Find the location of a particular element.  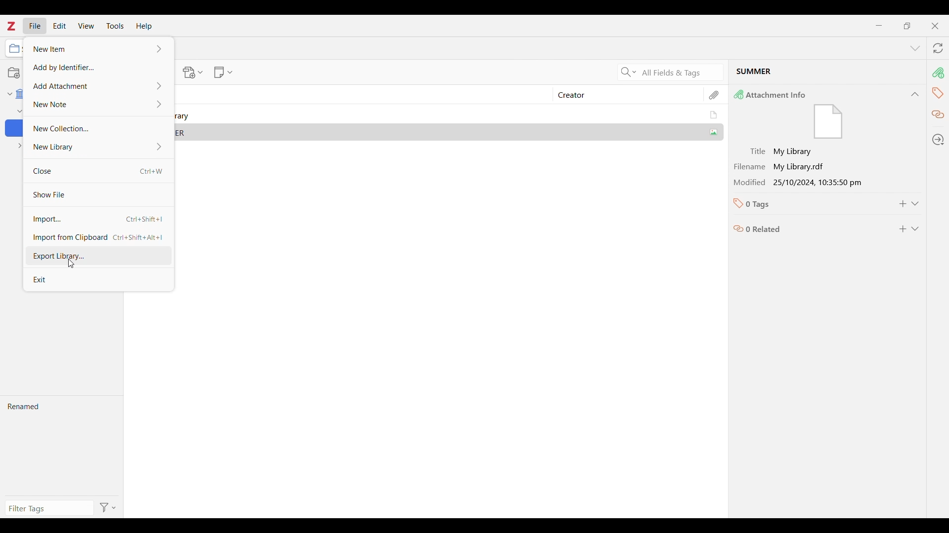

maximize is located at coordinates (907, 26).